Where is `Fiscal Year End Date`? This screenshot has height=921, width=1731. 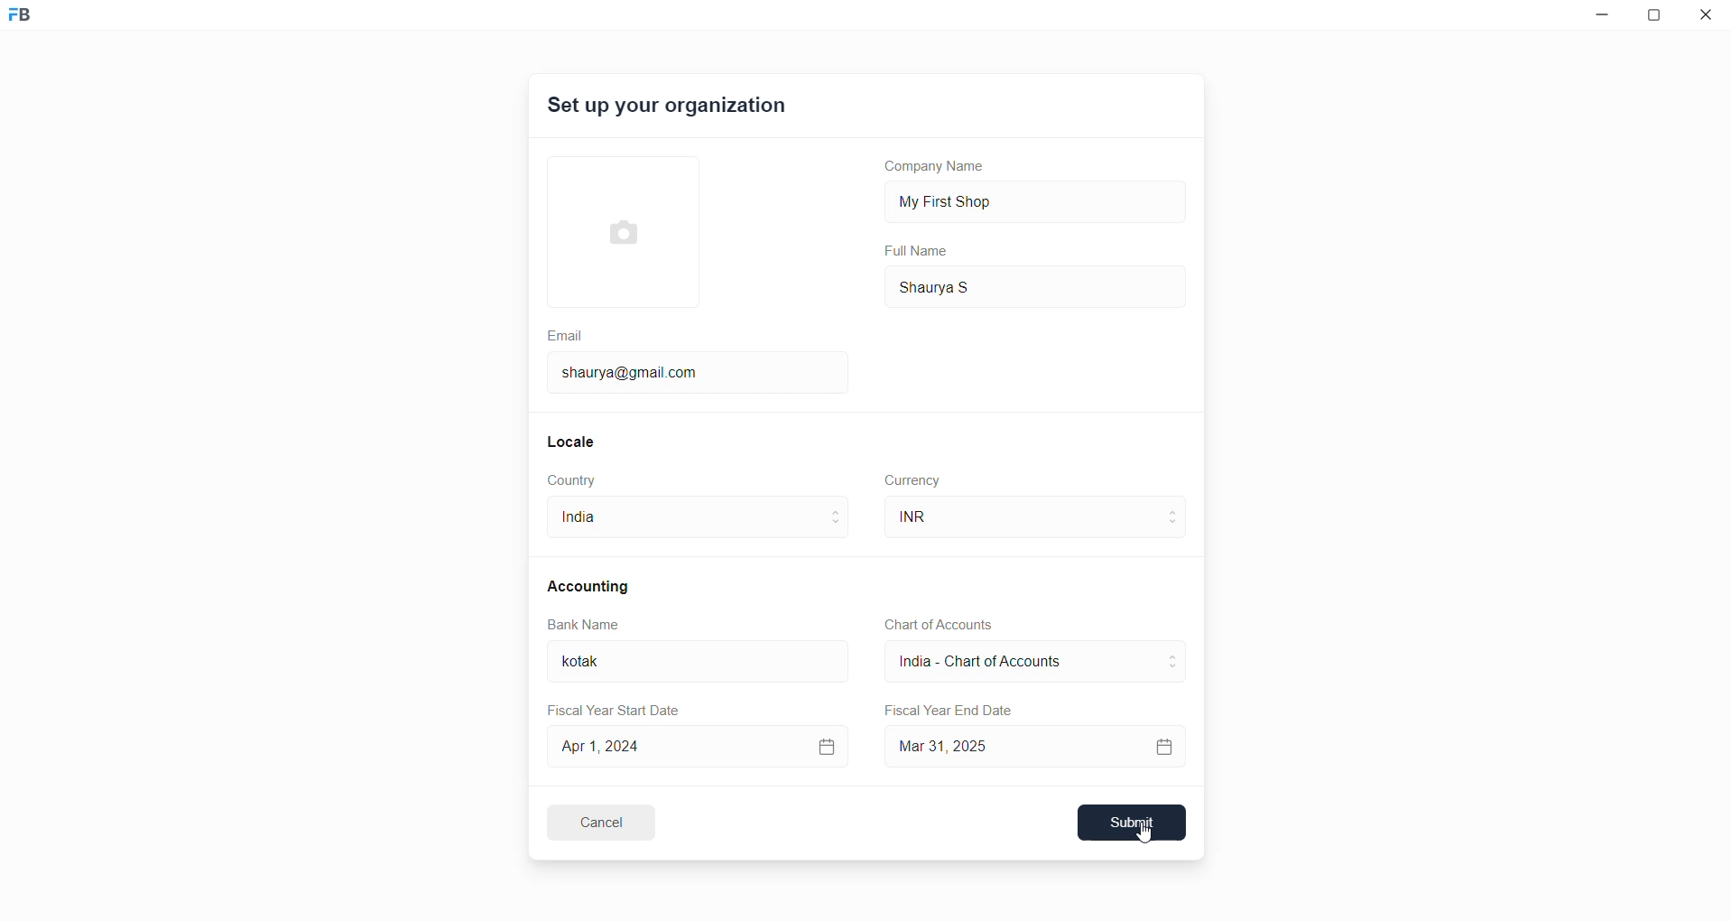
Fiscal Year End Date is located at coordinates (950, 711).